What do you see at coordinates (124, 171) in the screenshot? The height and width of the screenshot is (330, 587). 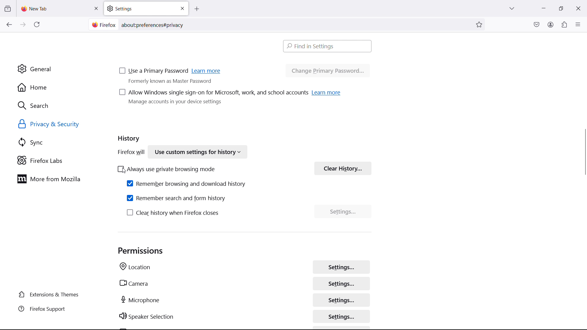 I see `cursor` at bounding box center [124, 171].